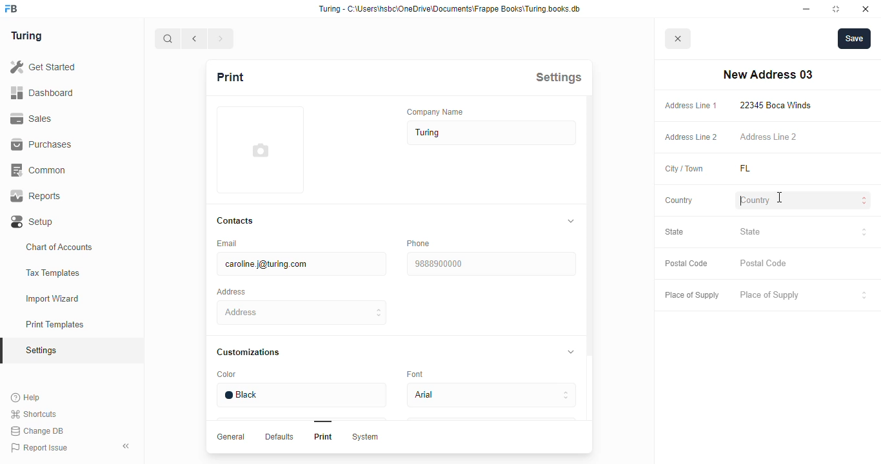 The width and height of the screenshot is (881, 464). What do you see at coordinates (678, 39) in the screenshot?
I see `cancel` at bounding box center [678, 39].